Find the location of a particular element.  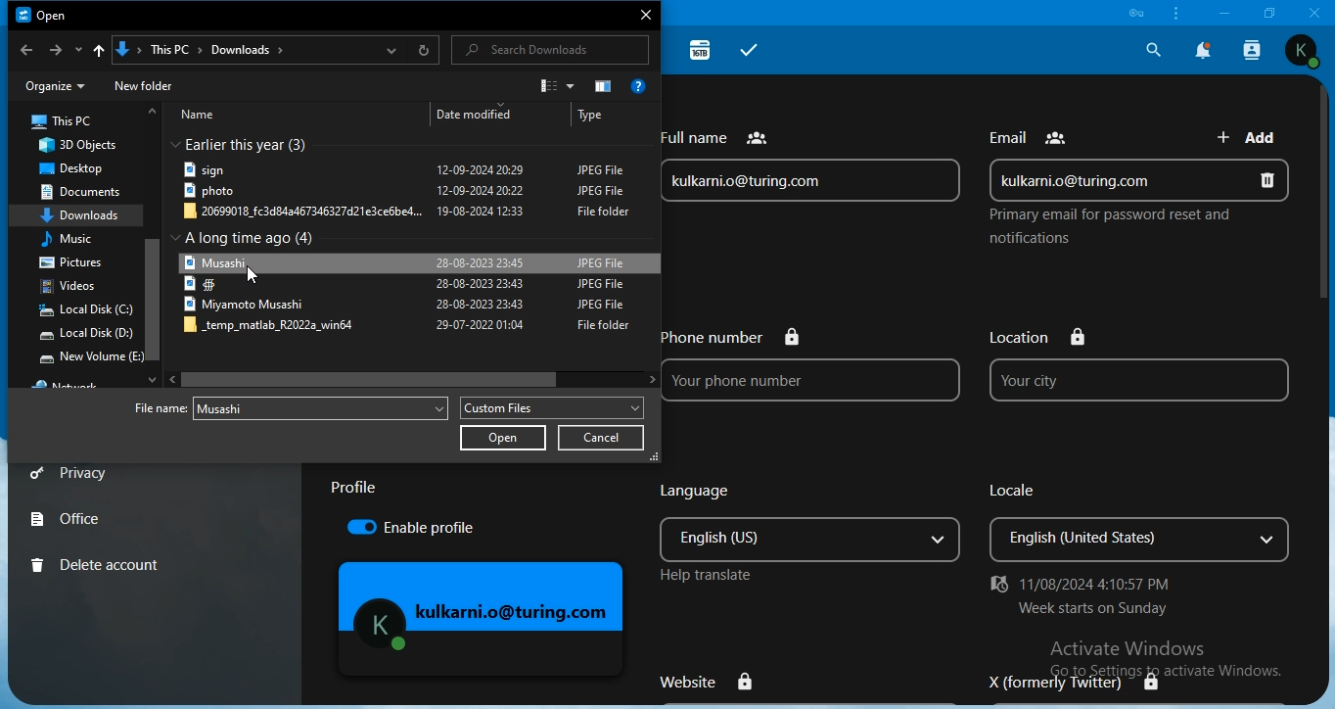

16TB is located at coordinates (702, 49).